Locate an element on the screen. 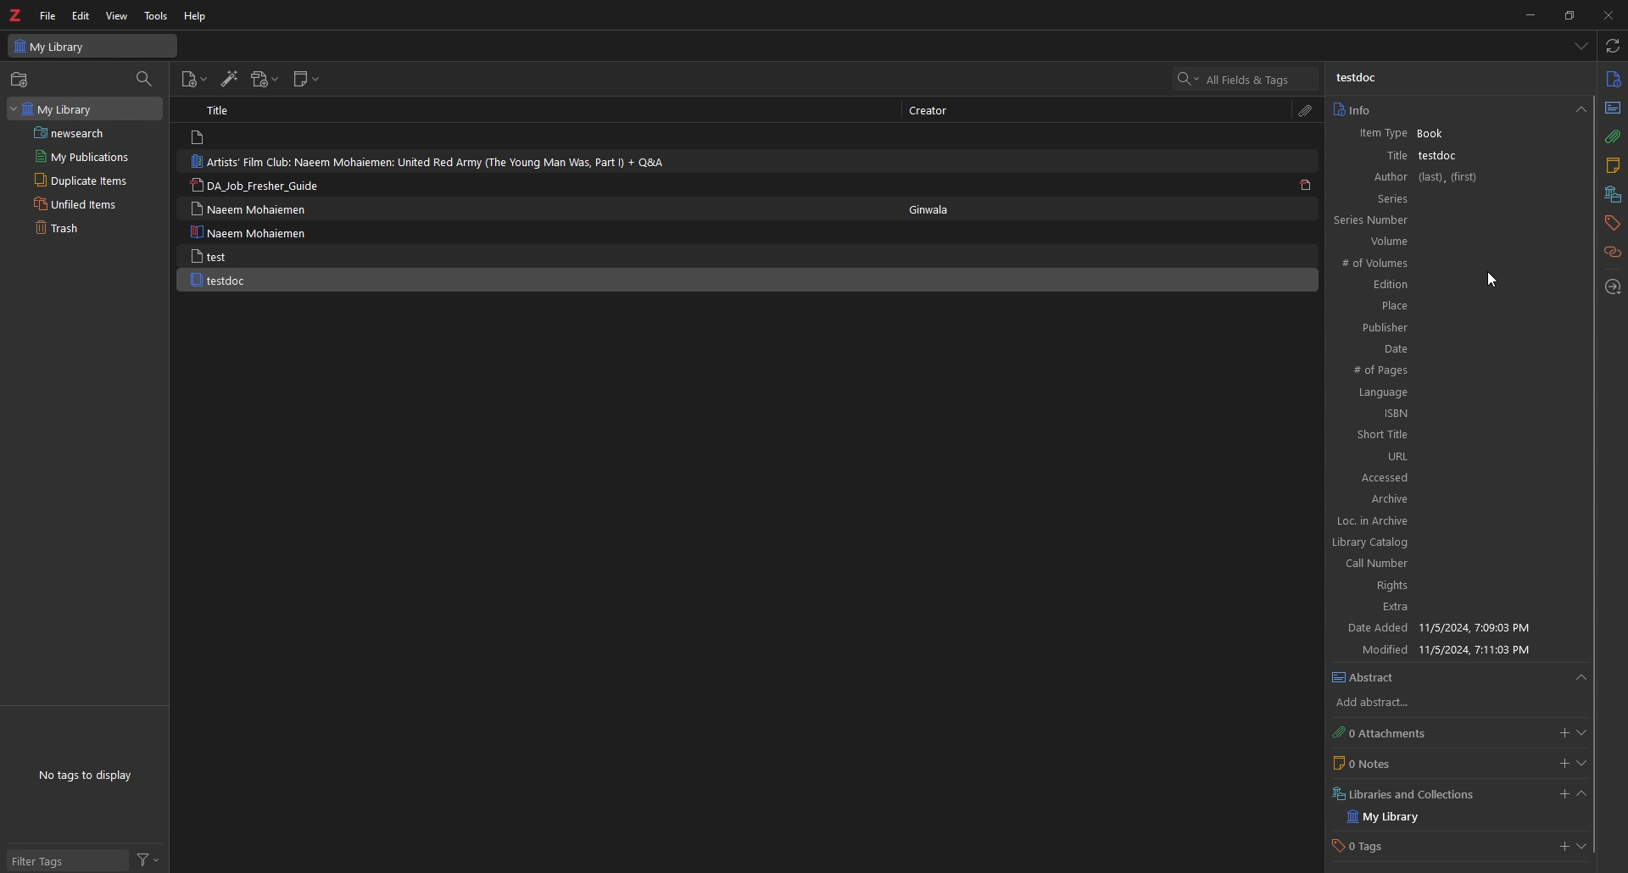 The width and height of the screenshot is (1628, 873). logo is located at coordinates (16, 14).